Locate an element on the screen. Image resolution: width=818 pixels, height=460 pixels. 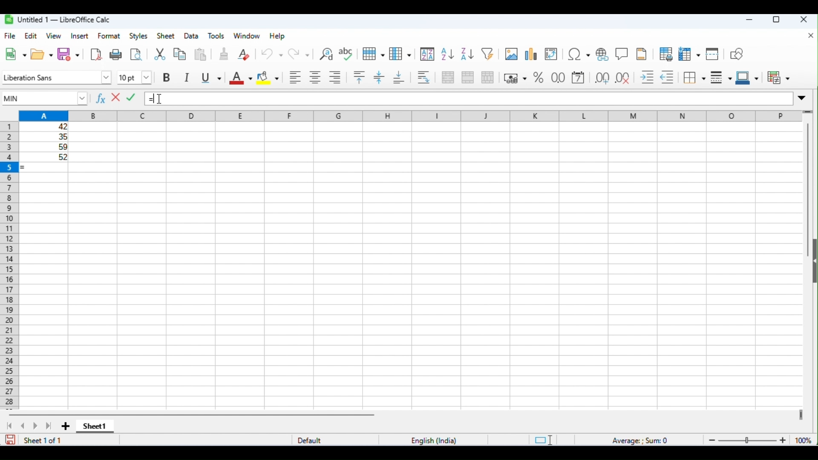
save is located at coordinates (9, 440).